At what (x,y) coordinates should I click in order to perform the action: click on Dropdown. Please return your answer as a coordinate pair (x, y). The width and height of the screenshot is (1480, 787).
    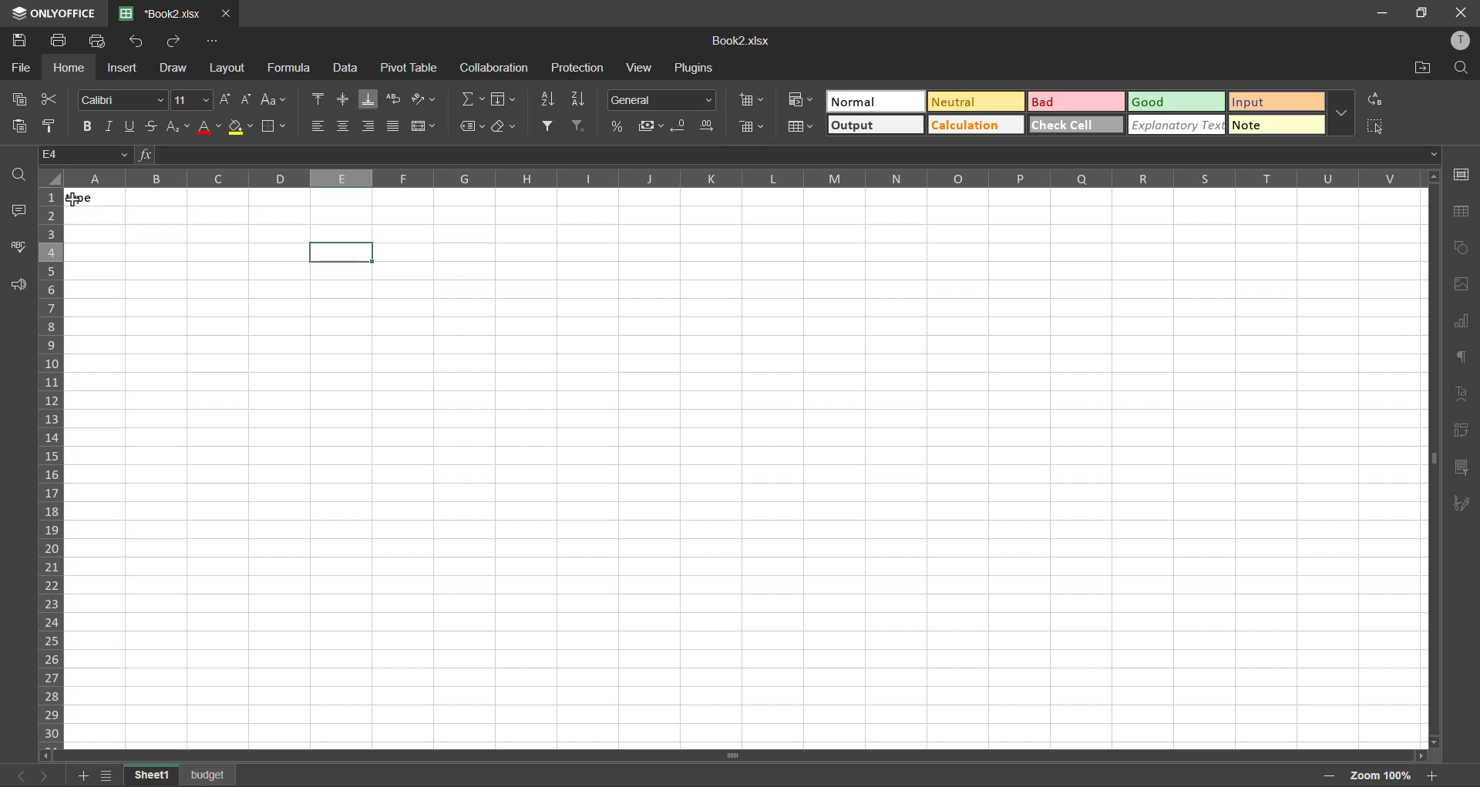
    Looking at the image, I should click on (1438, 154).